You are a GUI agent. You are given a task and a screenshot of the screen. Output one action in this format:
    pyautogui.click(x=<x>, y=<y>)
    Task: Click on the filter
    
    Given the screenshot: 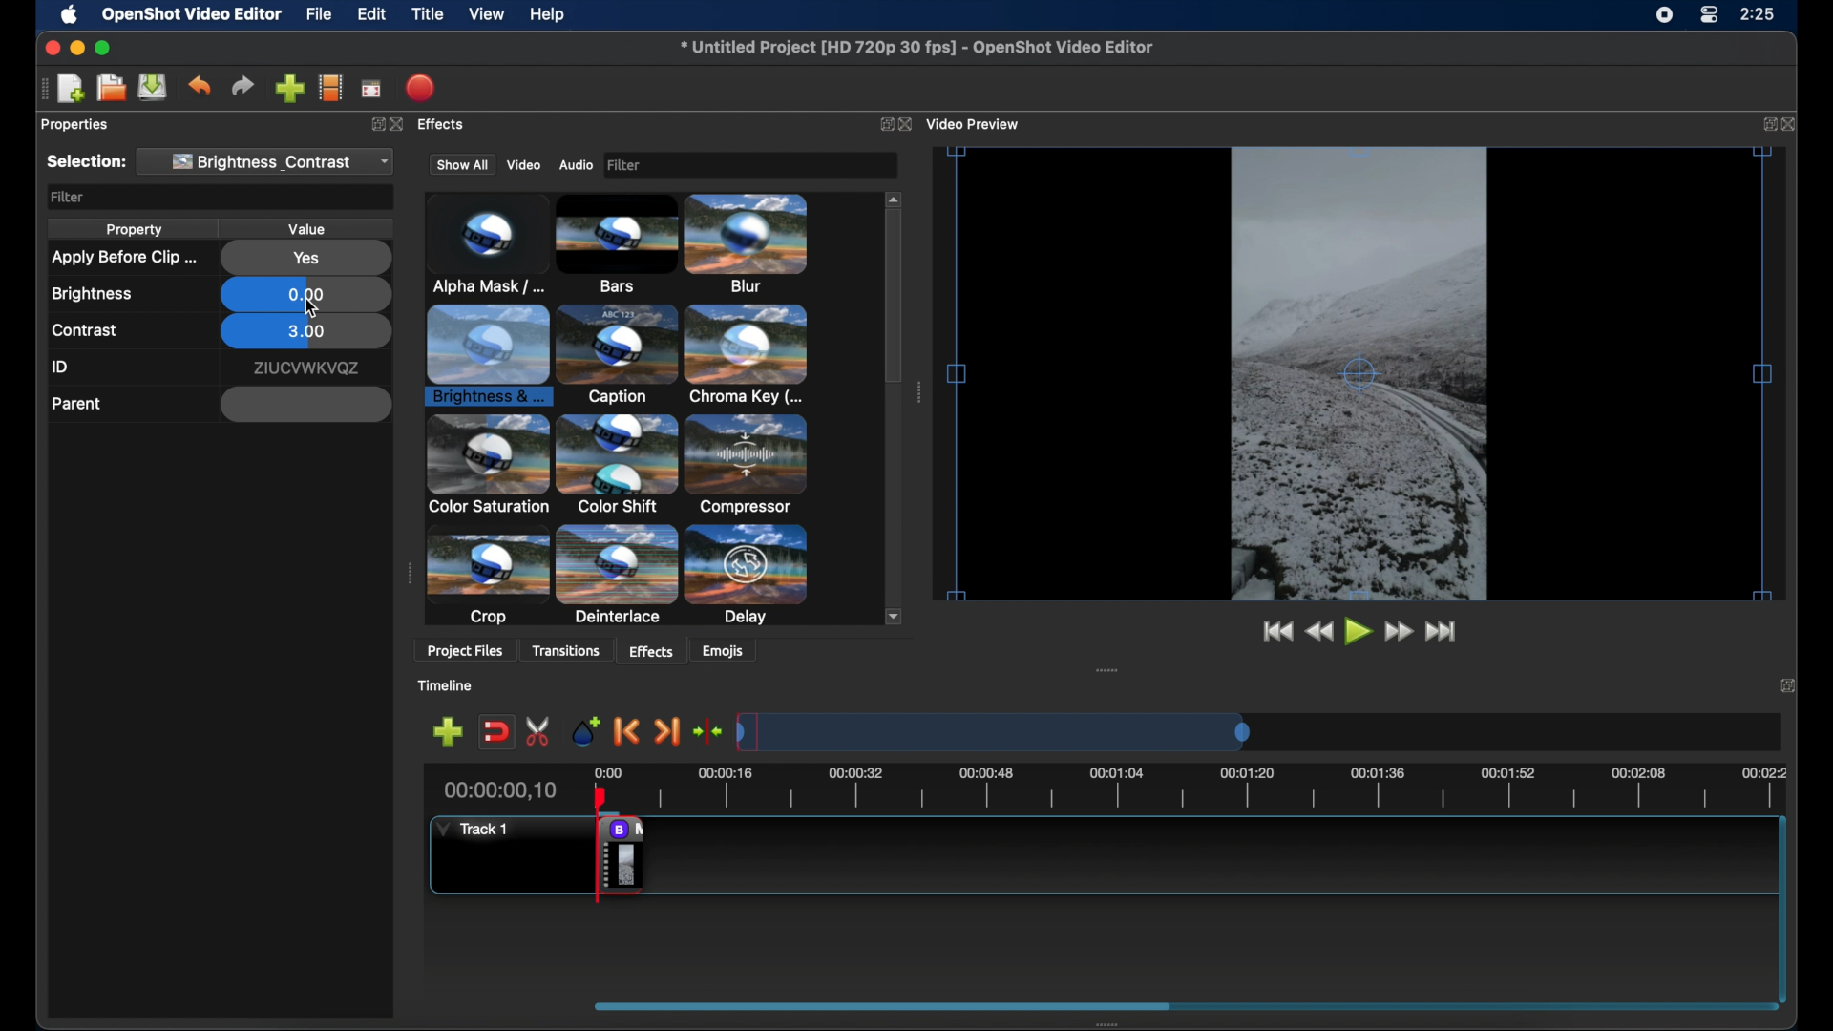 What is the action you would take?
    pyautogui.click(x=68, y=198)
    